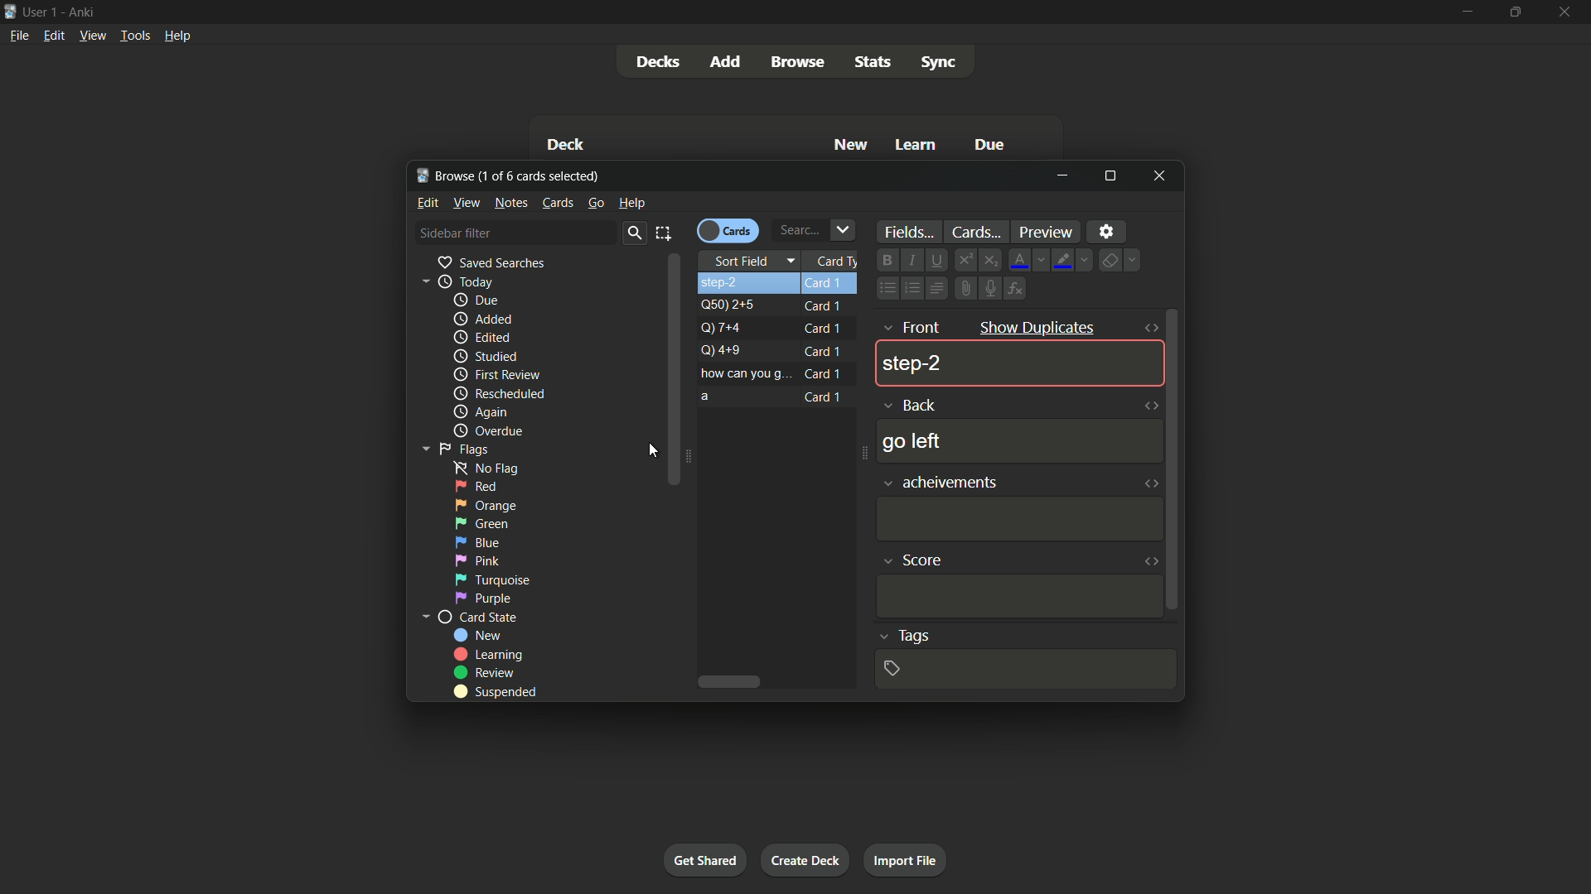 Image resolution: width=1591 pixels, height=894 pixels. Describe the element at coordinates (917, 147) in the screenshot. I see `Learn` at that location.